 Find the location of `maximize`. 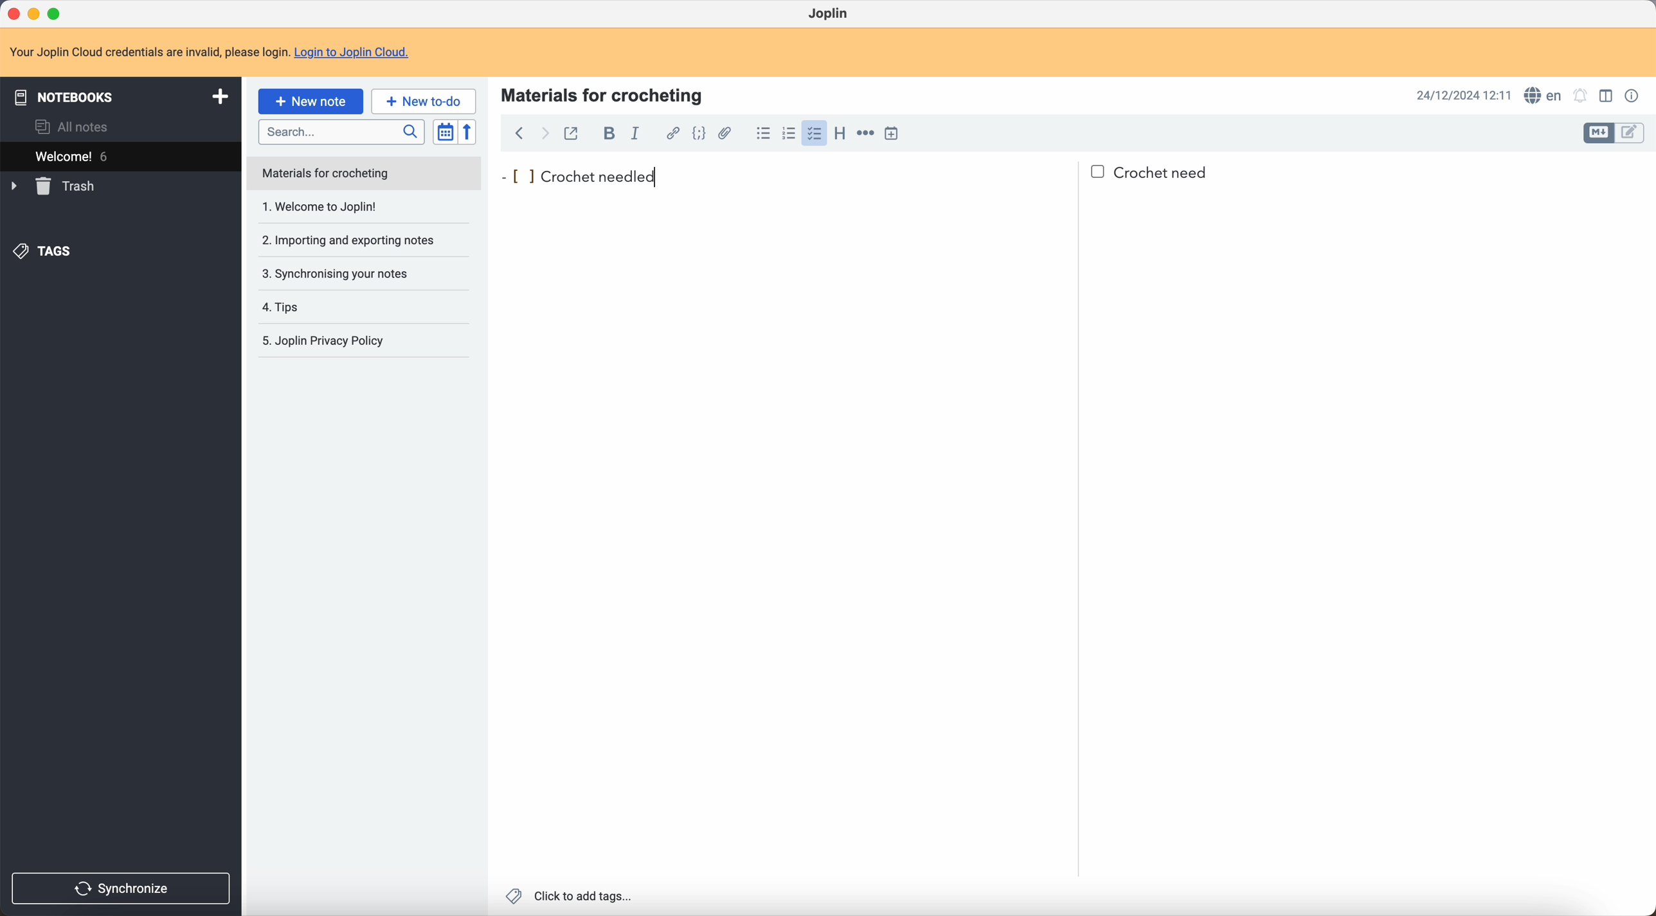

maximize is located at coordinates (57, 14).